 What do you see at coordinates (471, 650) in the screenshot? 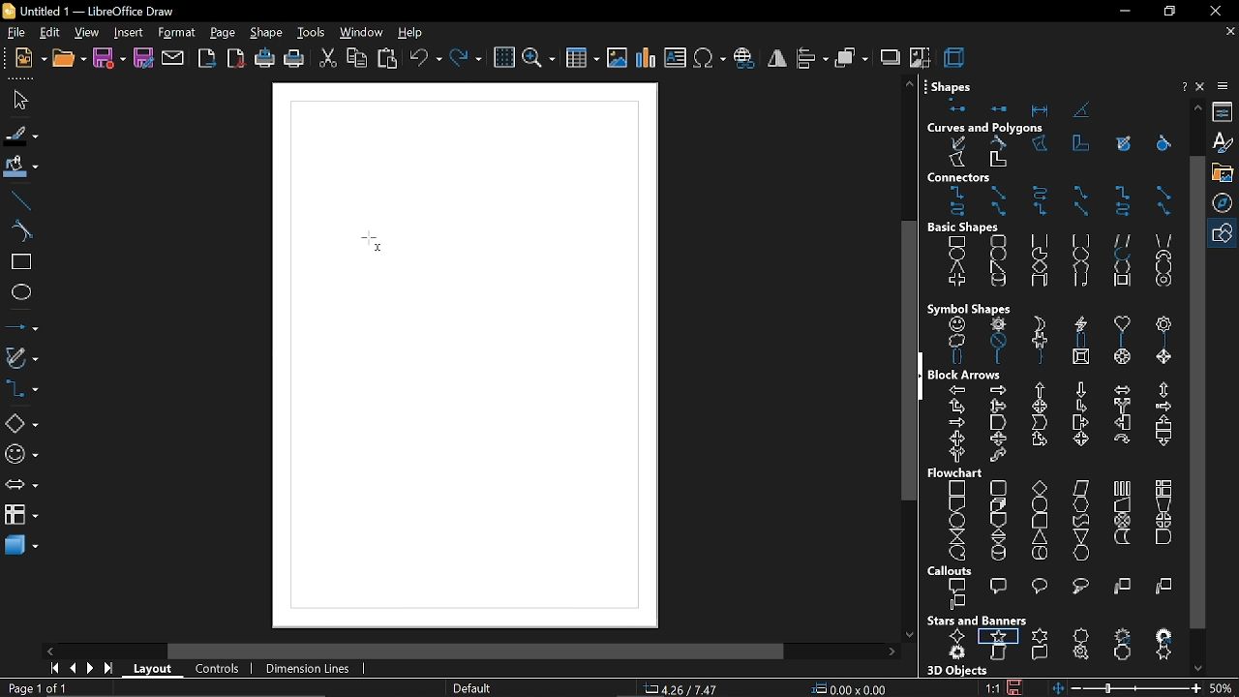
I see `horizontal scroll bar` at bounding box center [471, 650].